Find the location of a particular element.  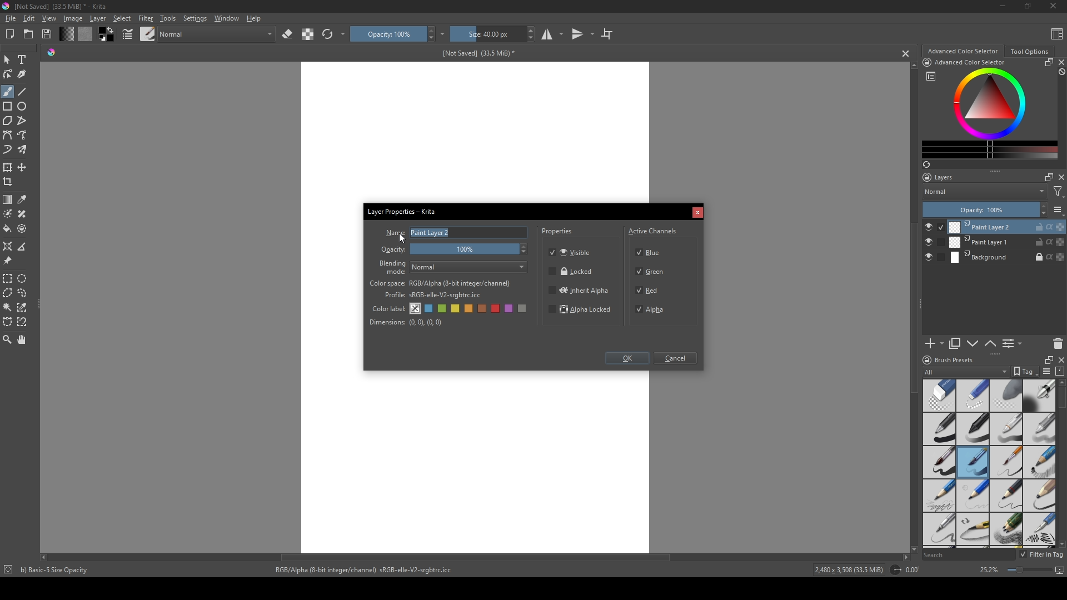

Cancel is located at coordinates (677, 359).